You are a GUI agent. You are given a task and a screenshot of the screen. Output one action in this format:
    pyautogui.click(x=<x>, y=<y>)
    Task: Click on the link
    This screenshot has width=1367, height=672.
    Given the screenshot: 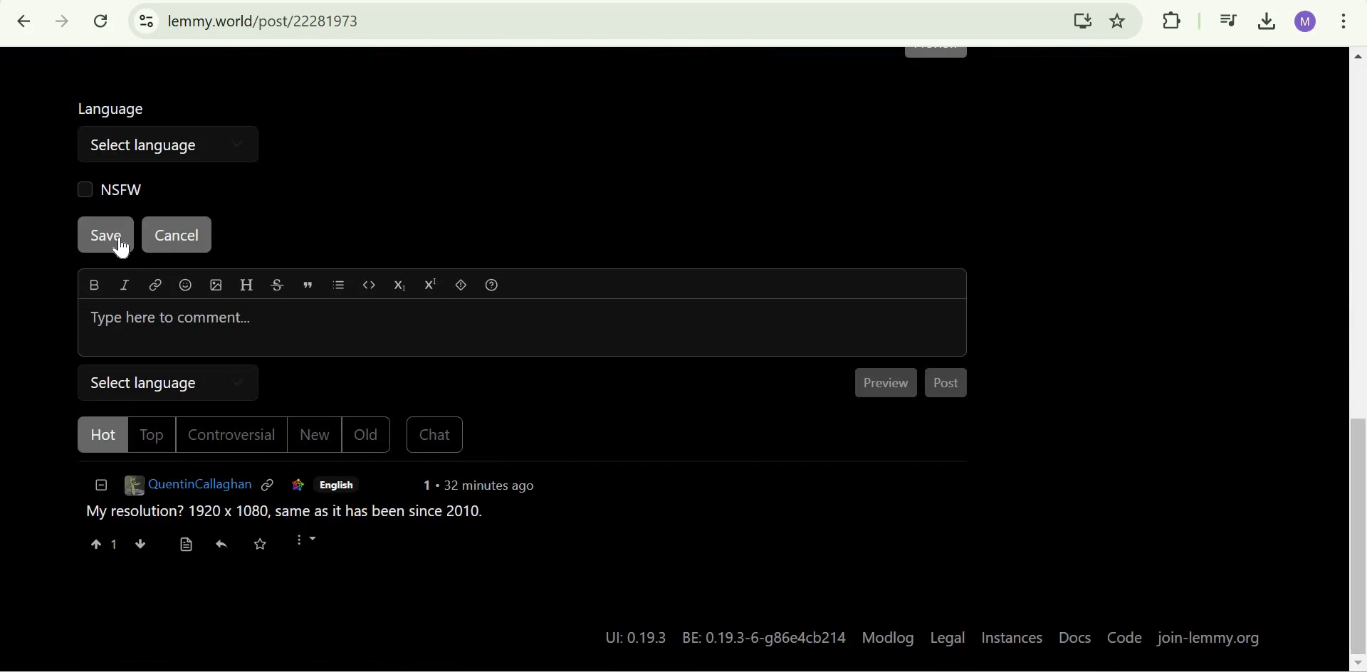 What is the action you would take?
    pyautogui.click(x=269, y=487)
    